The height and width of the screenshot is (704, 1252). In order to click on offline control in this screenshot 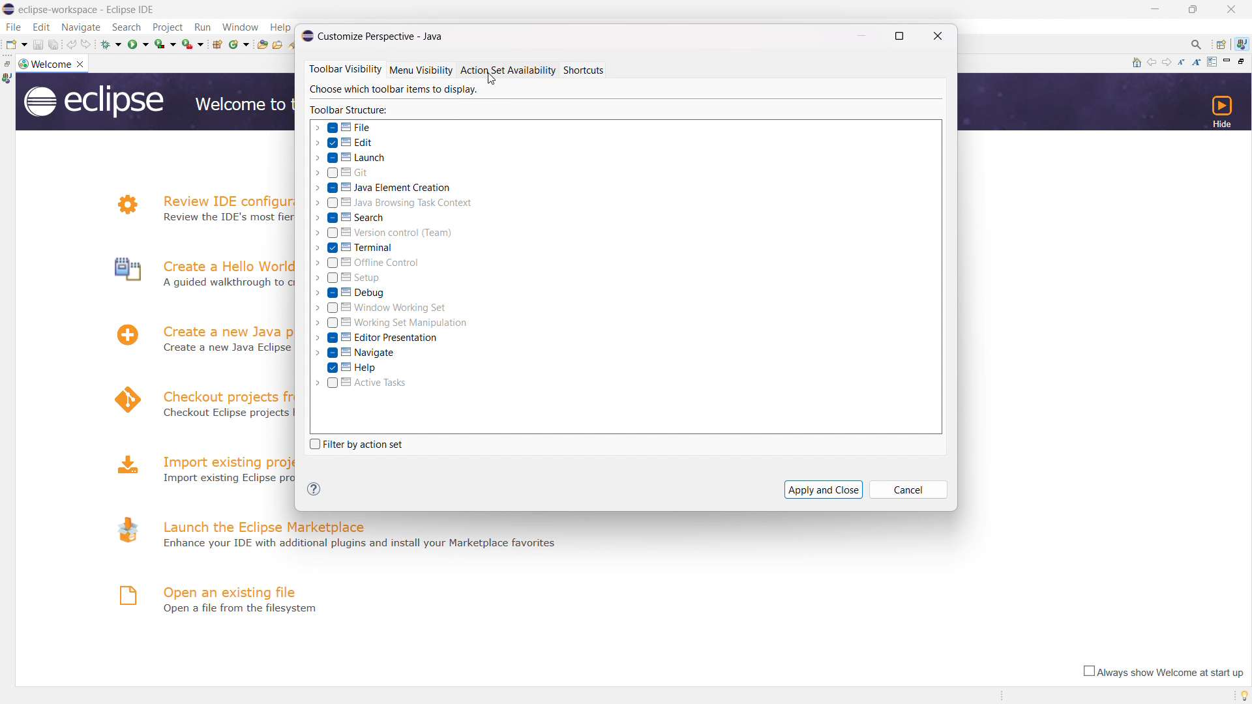, I will do `click(366, 262)`.